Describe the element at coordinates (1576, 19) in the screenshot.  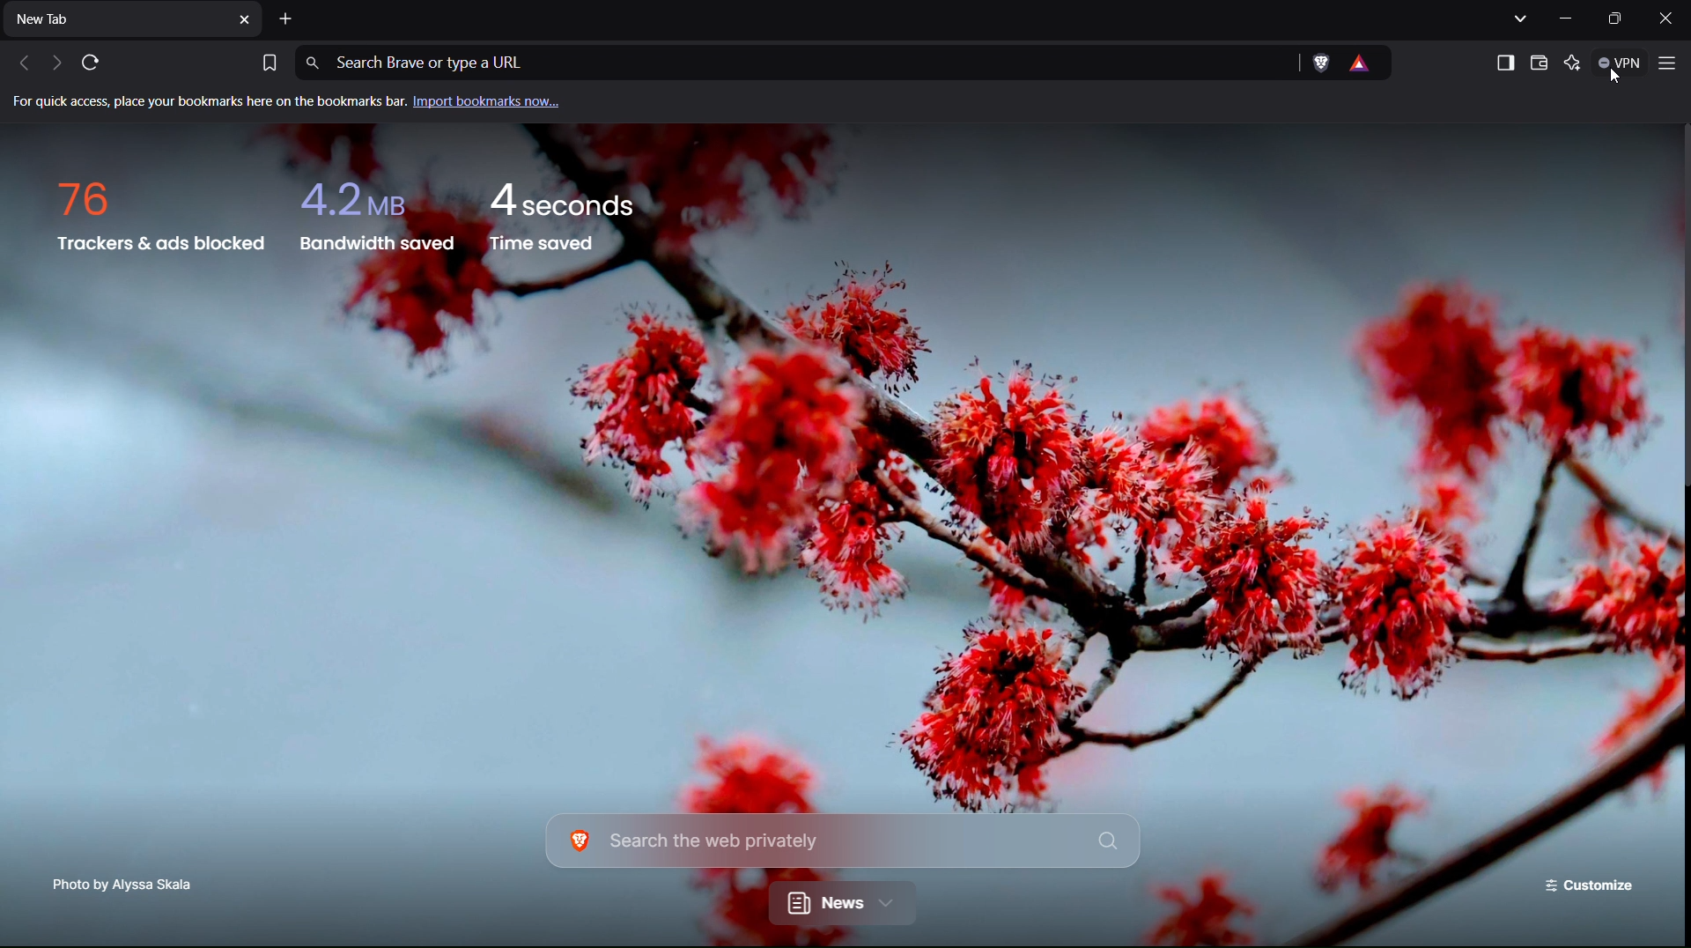
I see `Minimize` at that location.